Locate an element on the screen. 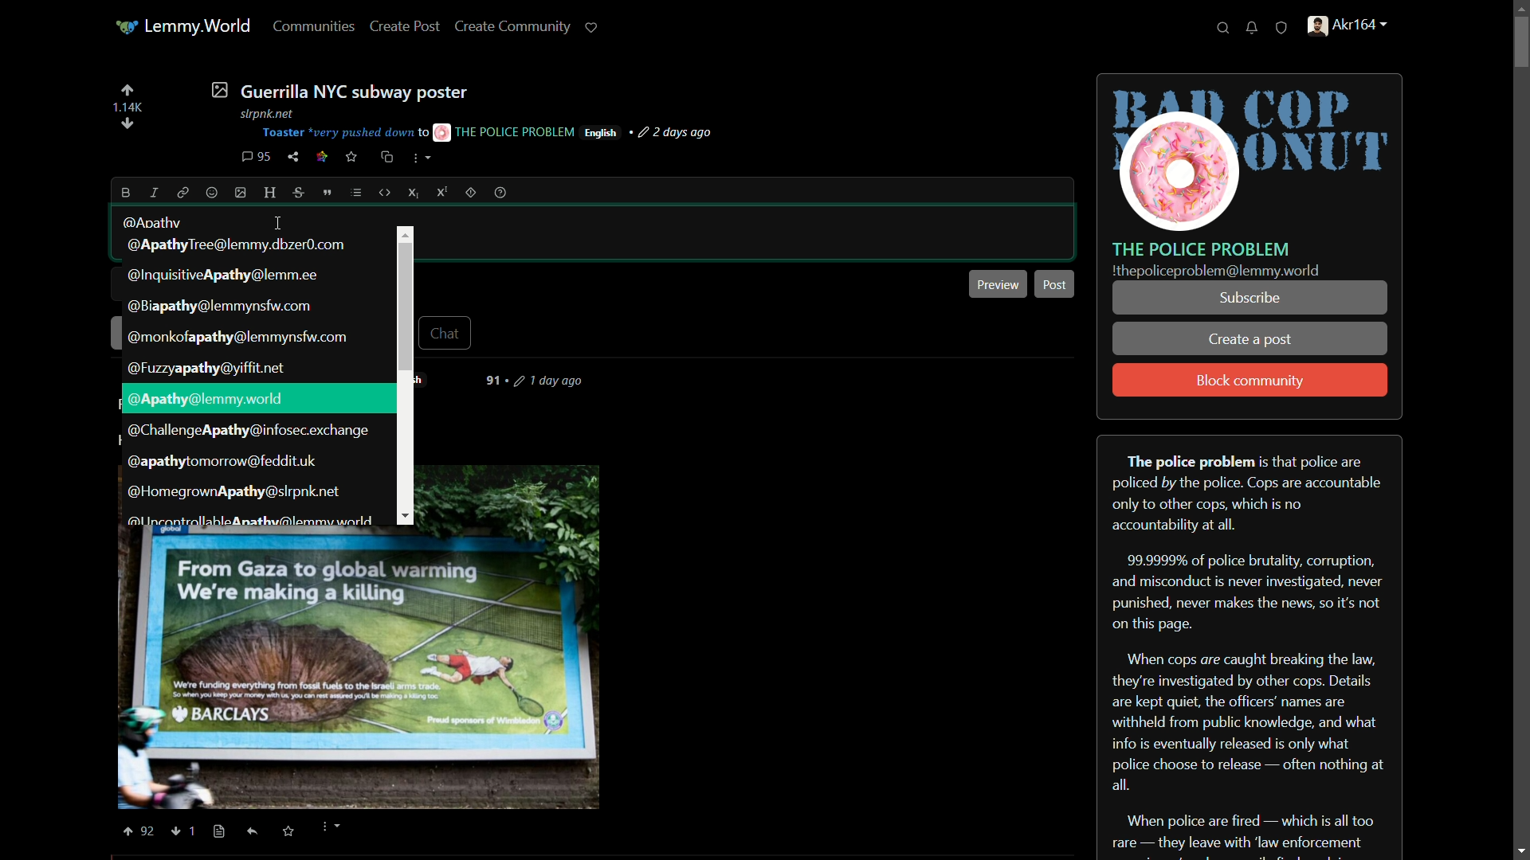 This screenshot has width=1530, height=860. diwnvote is located at coordinates (127, 125).